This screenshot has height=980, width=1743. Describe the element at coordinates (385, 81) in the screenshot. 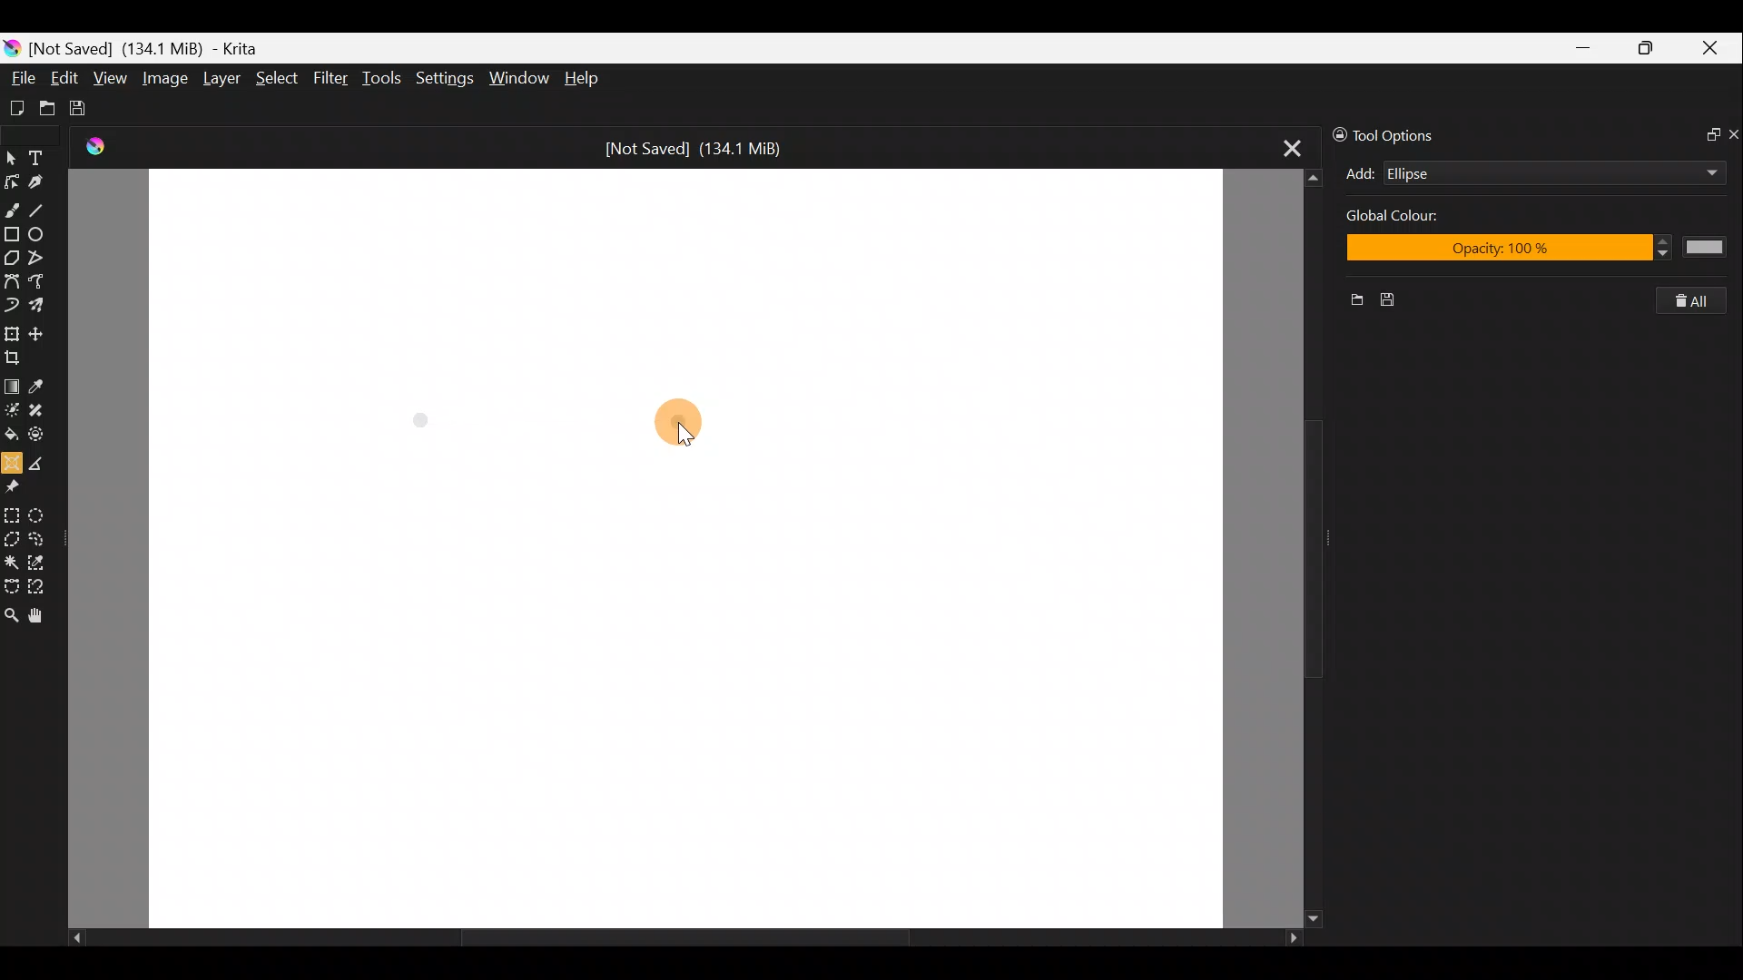

I see `Tools` at that location.